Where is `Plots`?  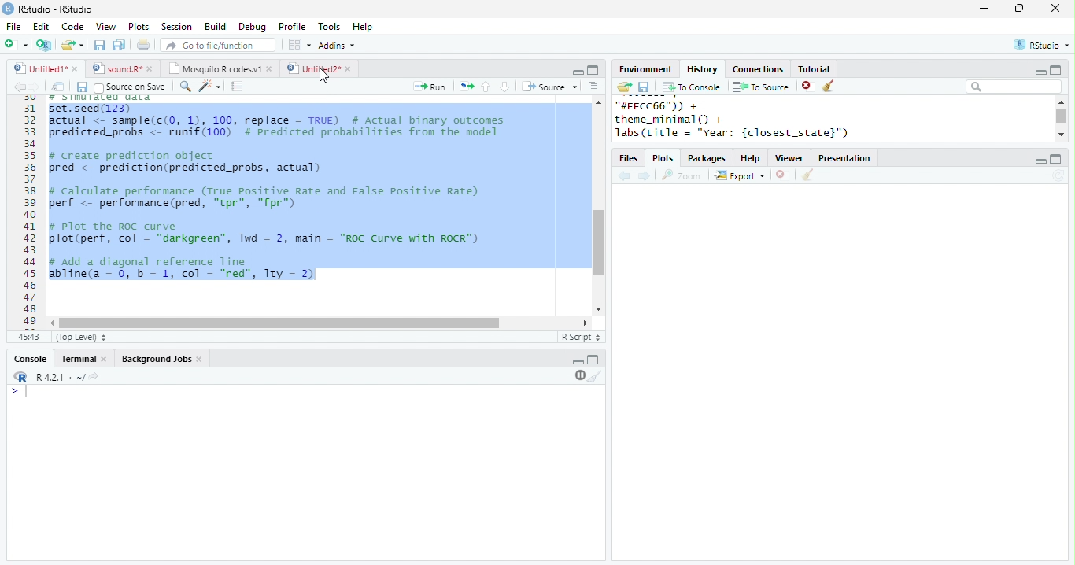 Plots is located at coordinates (664, 159).